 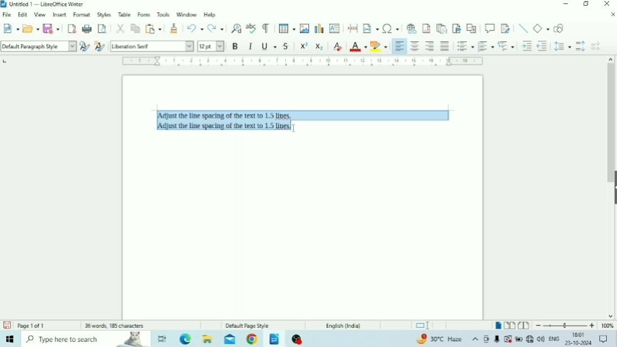 I want to click on Toggle Unordered List, so click(x=464, y=45).